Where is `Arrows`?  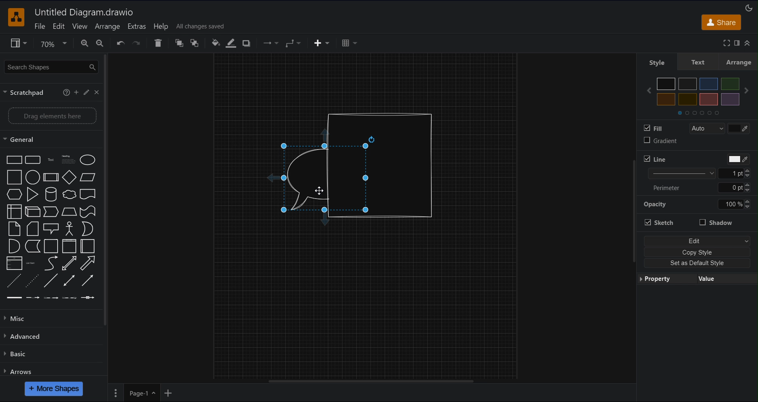 Arrows is located at coordinates (52, 369).